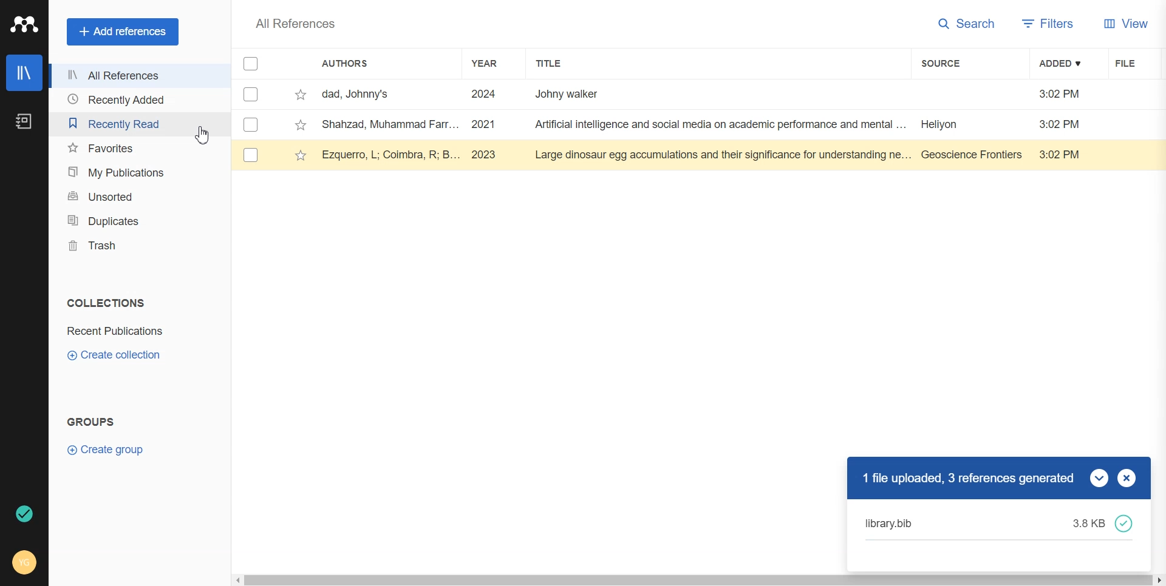 This screenshot has width=1166, height=586. Describe the element at coordinates (1127, 477) in the screenshot. I see `Close` at that location.